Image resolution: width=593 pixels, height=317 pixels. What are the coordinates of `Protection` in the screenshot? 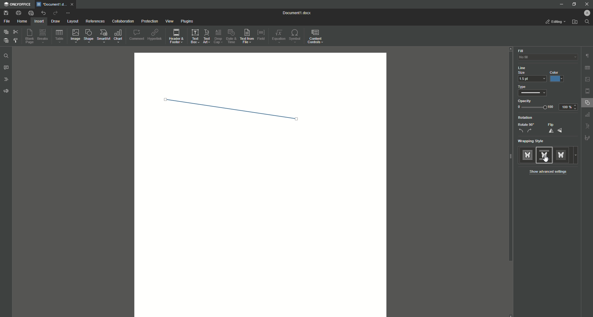 It's located at (149, 21).